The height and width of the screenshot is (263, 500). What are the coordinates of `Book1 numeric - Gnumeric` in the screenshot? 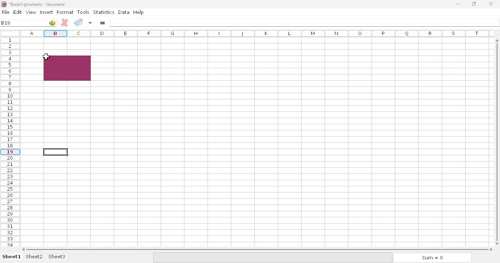 It's located at (37, 4).